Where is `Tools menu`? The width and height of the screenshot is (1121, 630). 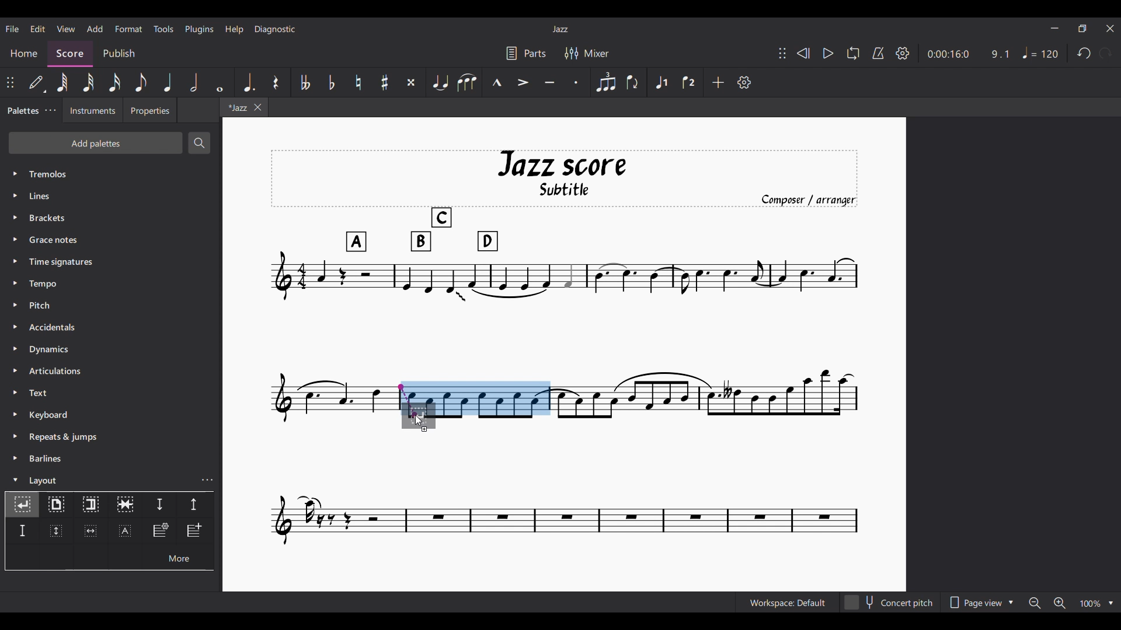 Tools menu is located at coordinates (163, 29).